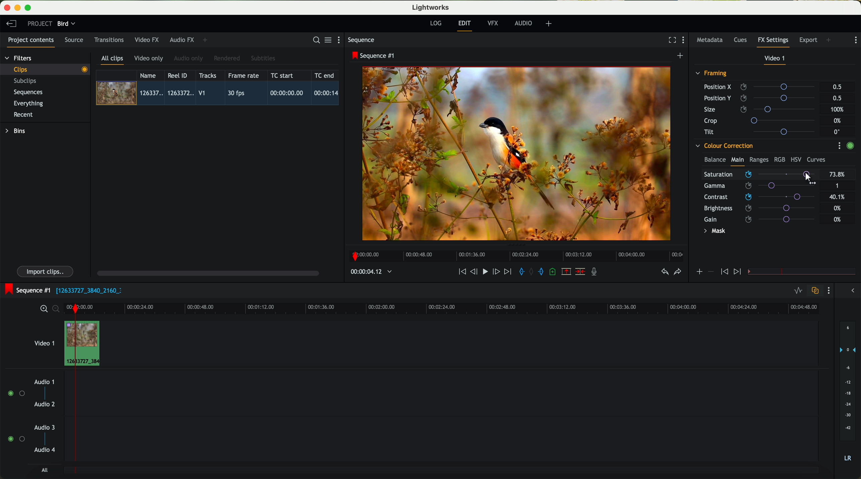  I want to click on subclips, so click(27, 81).